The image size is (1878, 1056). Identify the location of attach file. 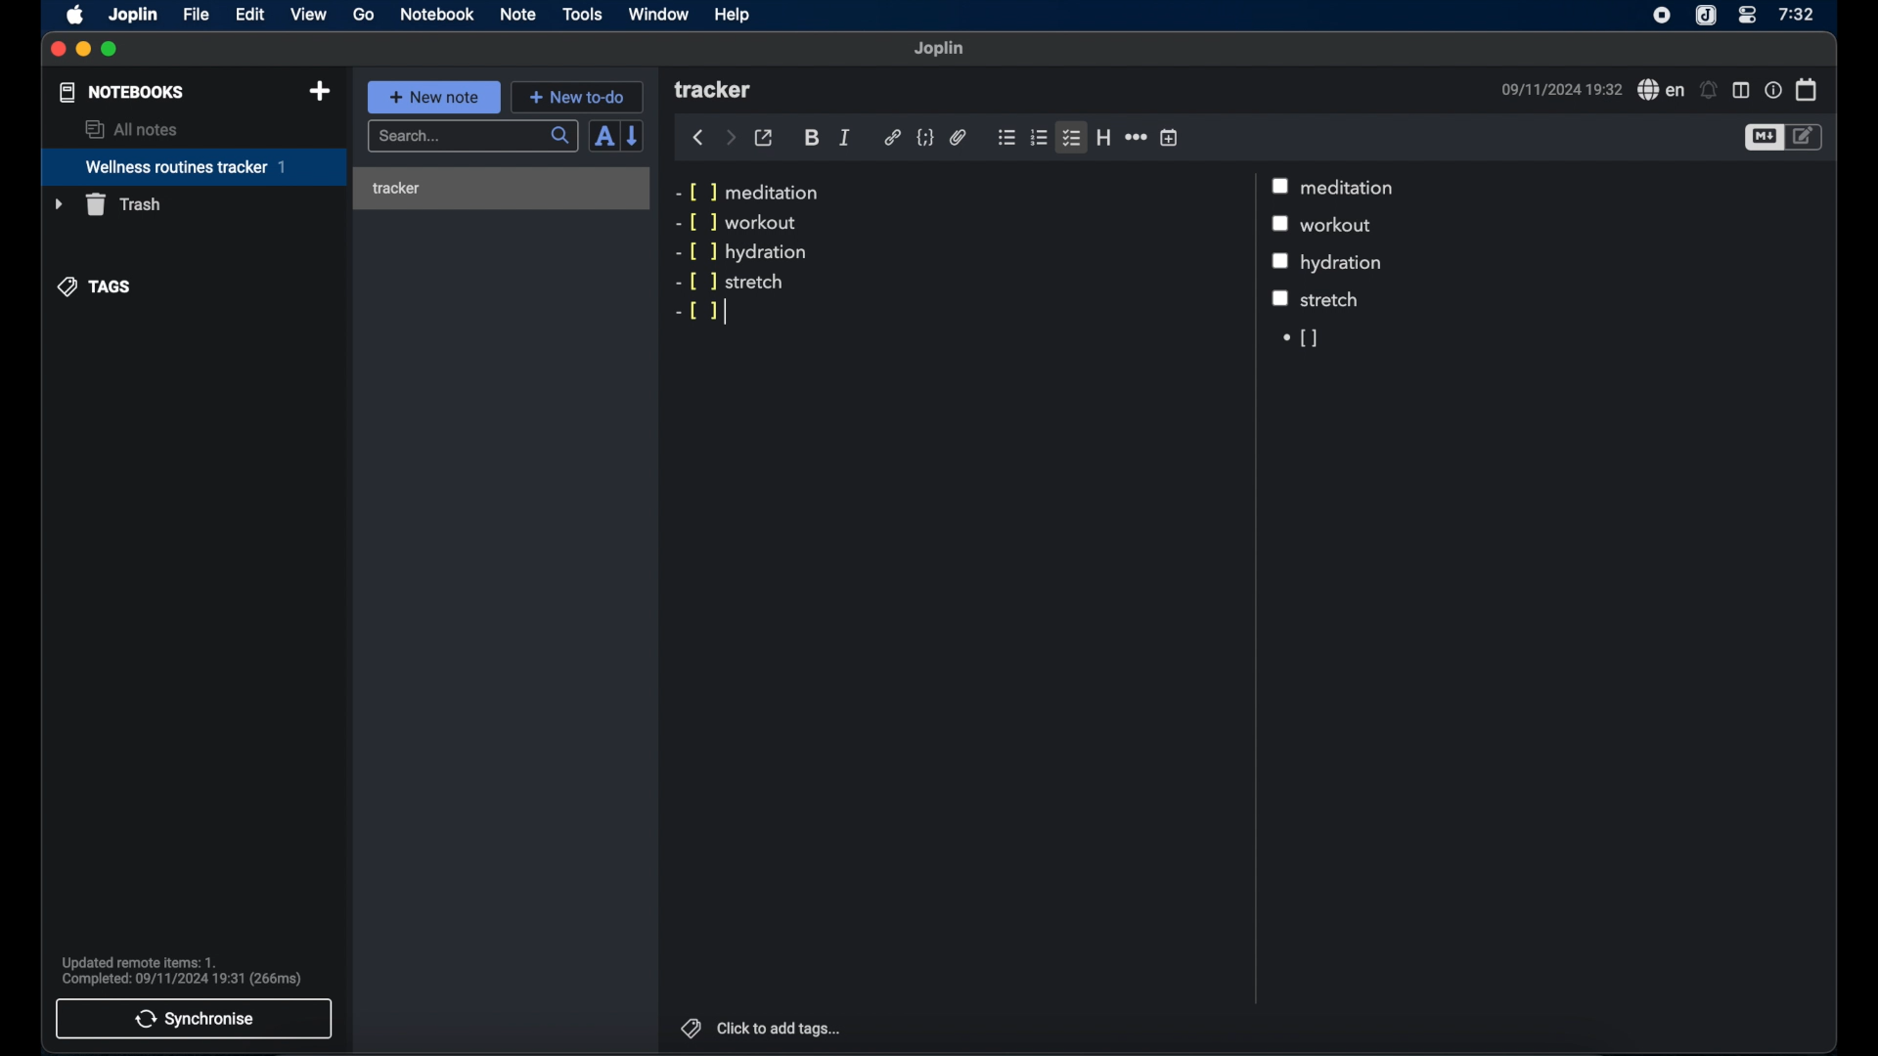
(959, 139).